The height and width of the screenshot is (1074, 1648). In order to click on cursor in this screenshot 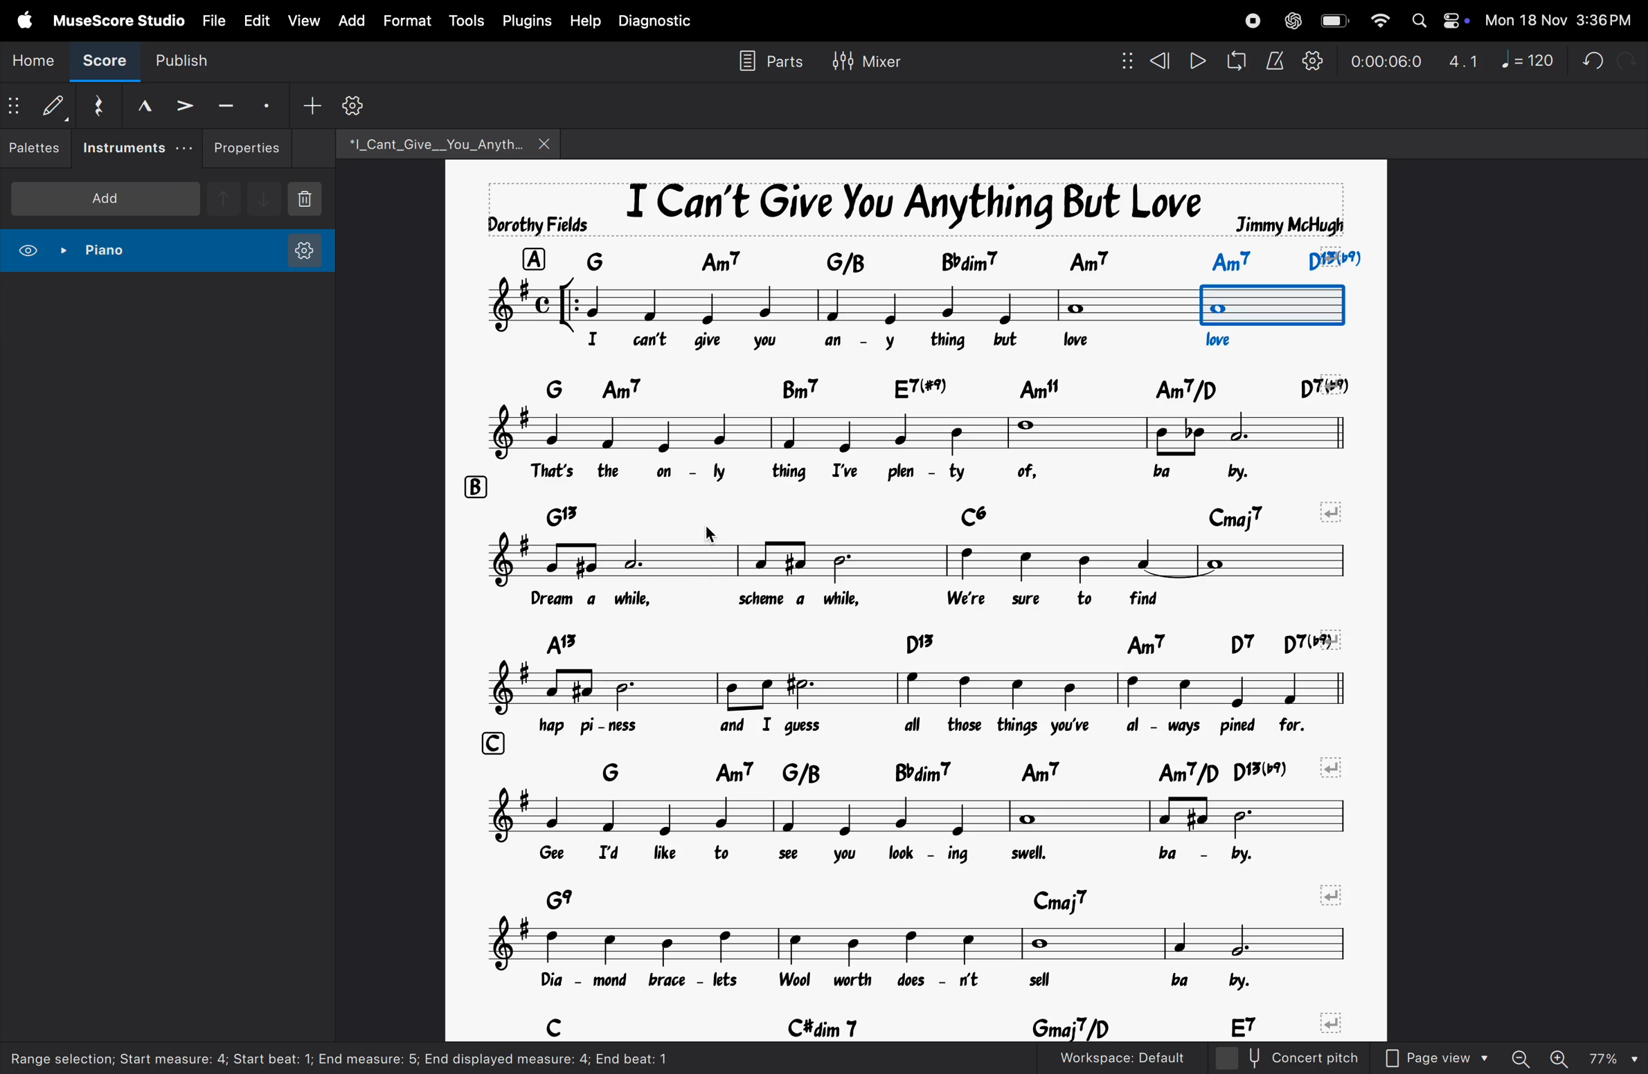, I will do `click(708, 531)`.